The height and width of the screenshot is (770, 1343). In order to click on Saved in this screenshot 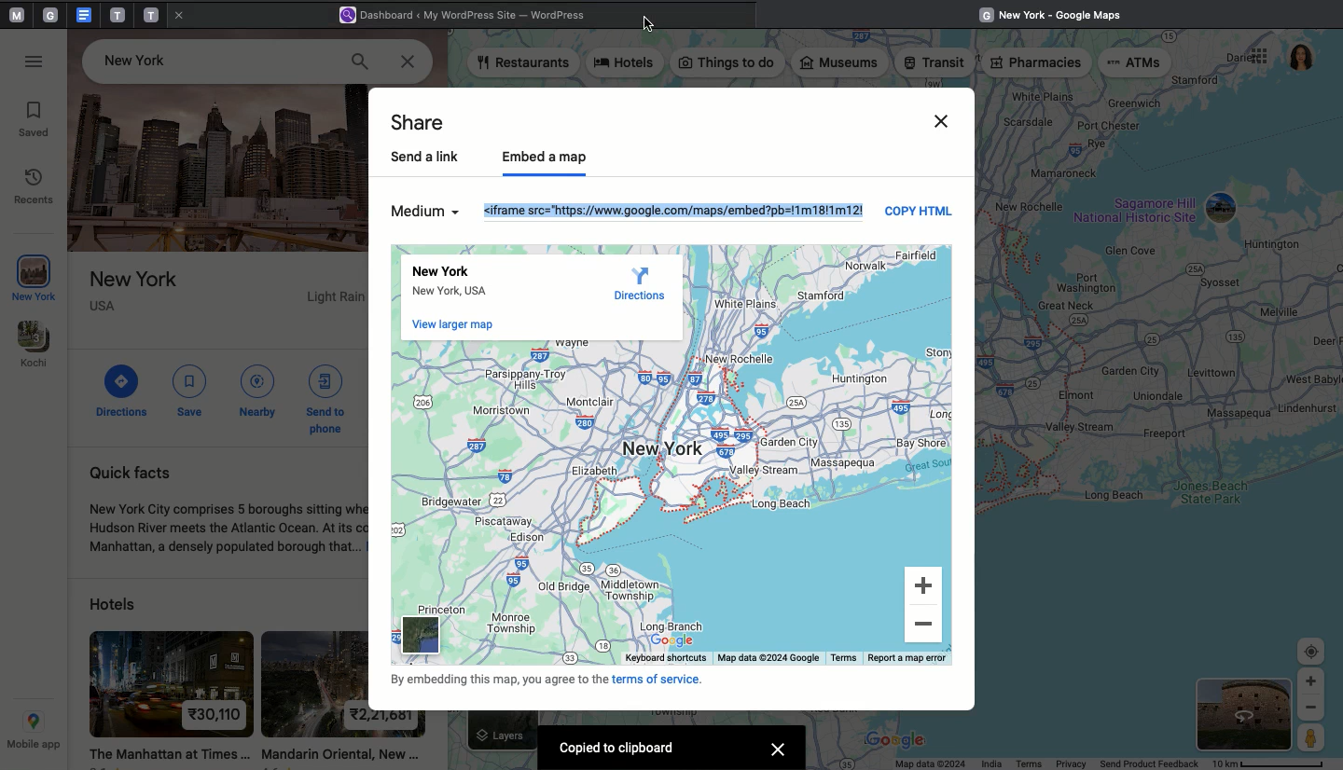, I will do `click(36, 120)`.